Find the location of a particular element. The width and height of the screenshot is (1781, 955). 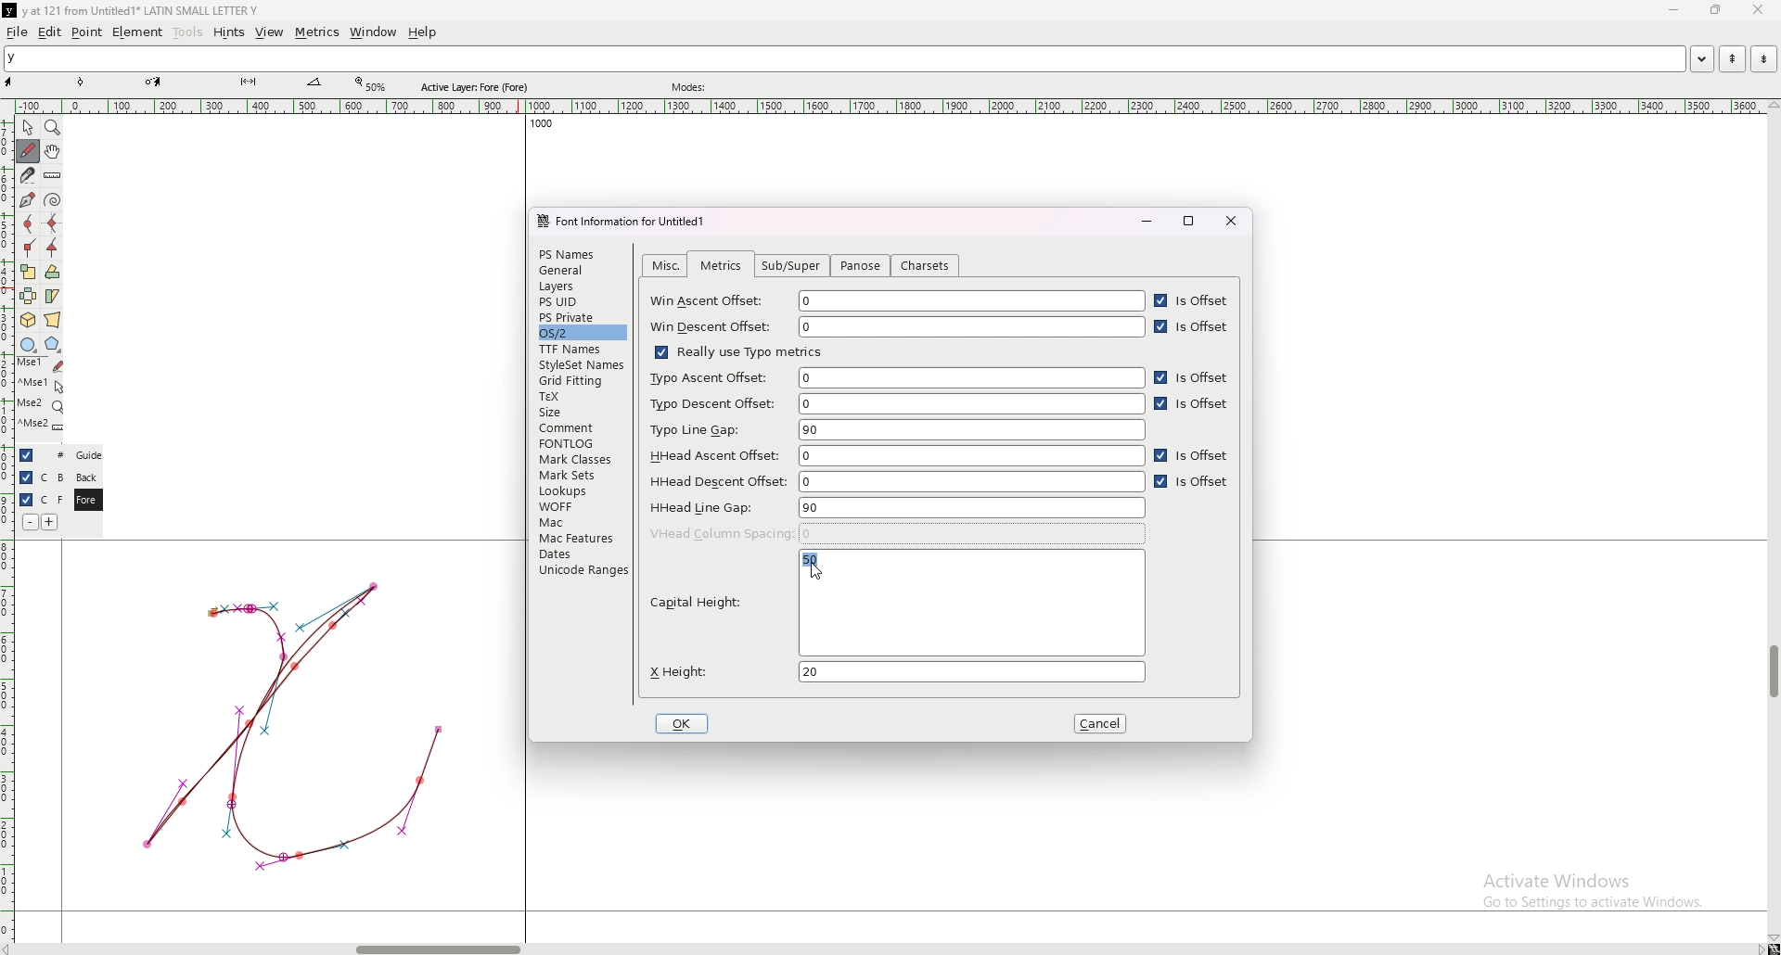

help is located at coordinates (422, 32).